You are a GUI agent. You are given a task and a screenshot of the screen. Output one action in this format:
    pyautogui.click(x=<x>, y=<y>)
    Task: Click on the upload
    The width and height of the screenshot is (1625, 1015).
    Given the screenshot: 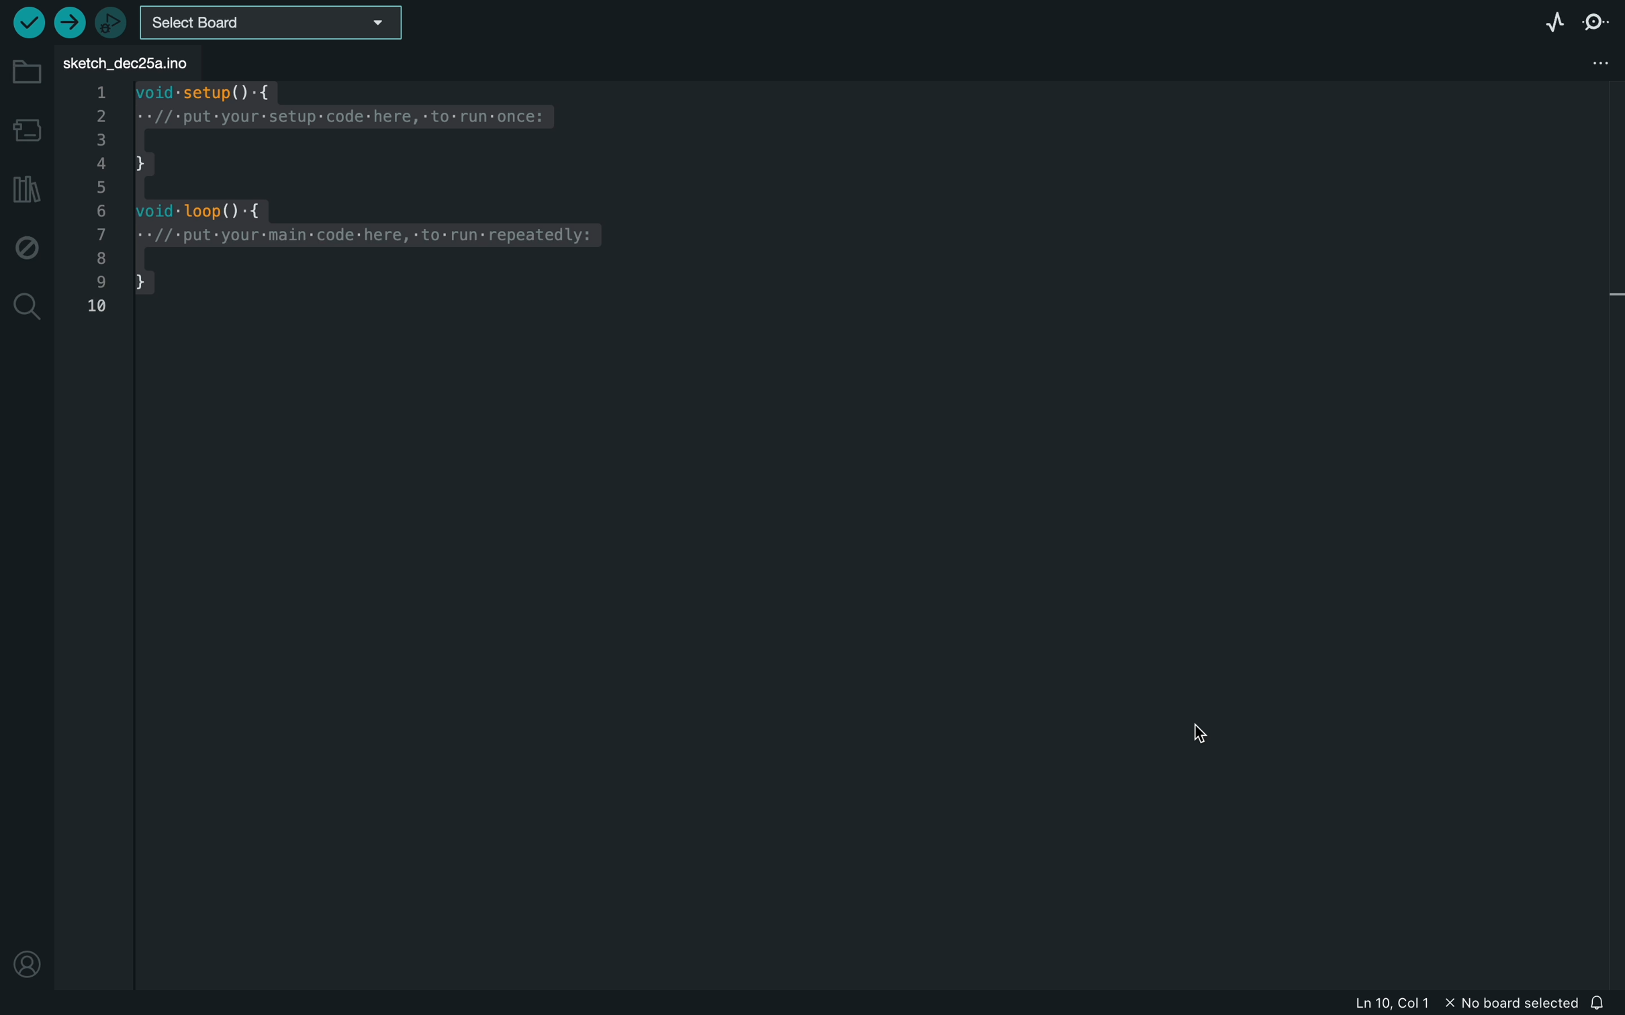 What is the action you would take?
    pyautogui.click(x=67, y=21)
    